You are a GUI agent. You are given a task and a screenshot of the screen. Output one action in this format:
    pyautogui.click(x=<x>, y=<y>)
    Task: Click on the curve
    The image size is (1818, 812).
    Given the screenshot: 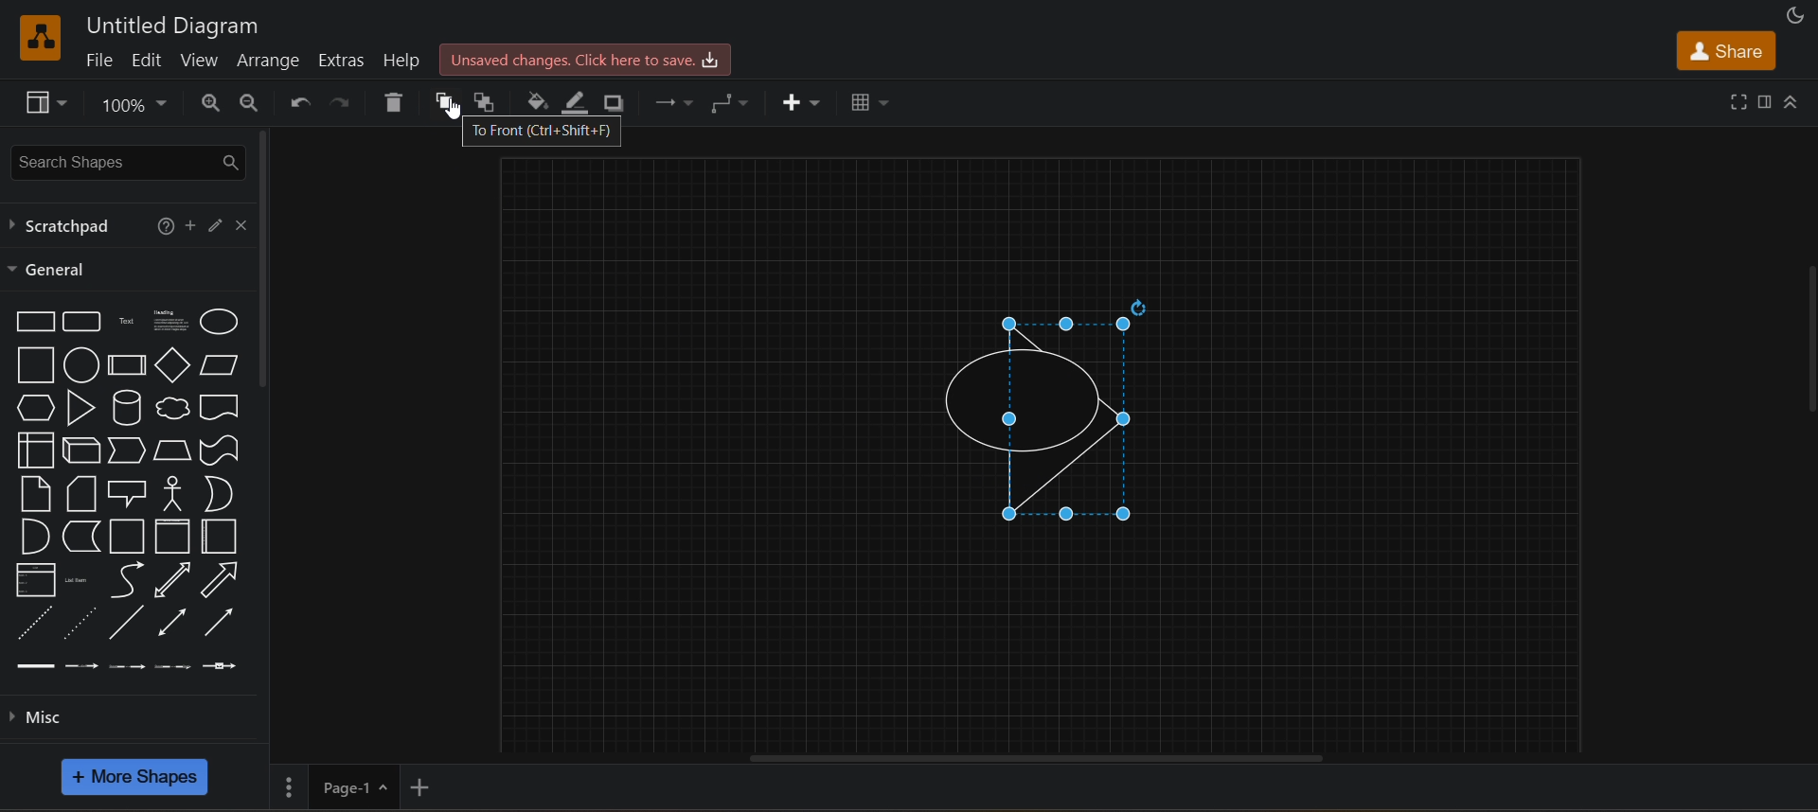 What is the action you would take?
    pyautogui.click(x=122, y=579)
    